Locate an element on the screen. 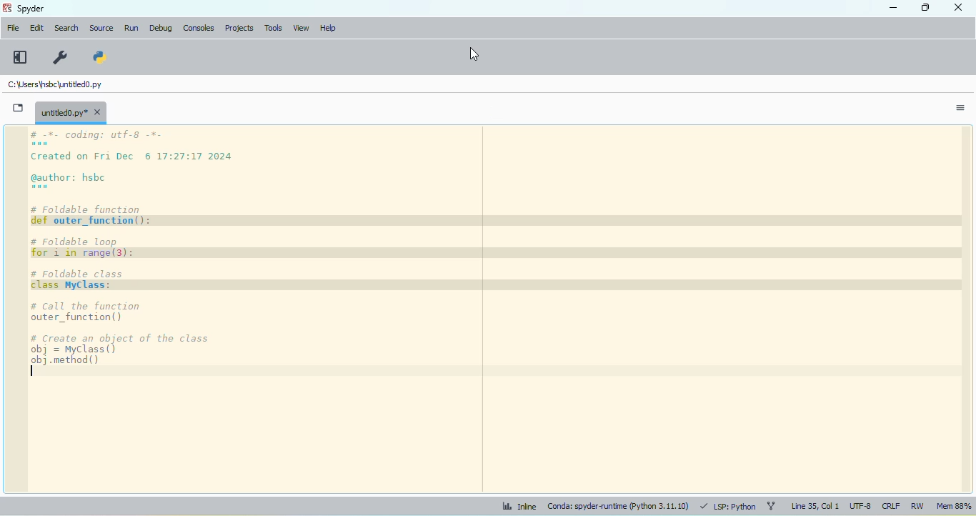 This screenshot has height=516, width=976. cursor is located at coordinates (74, 73).